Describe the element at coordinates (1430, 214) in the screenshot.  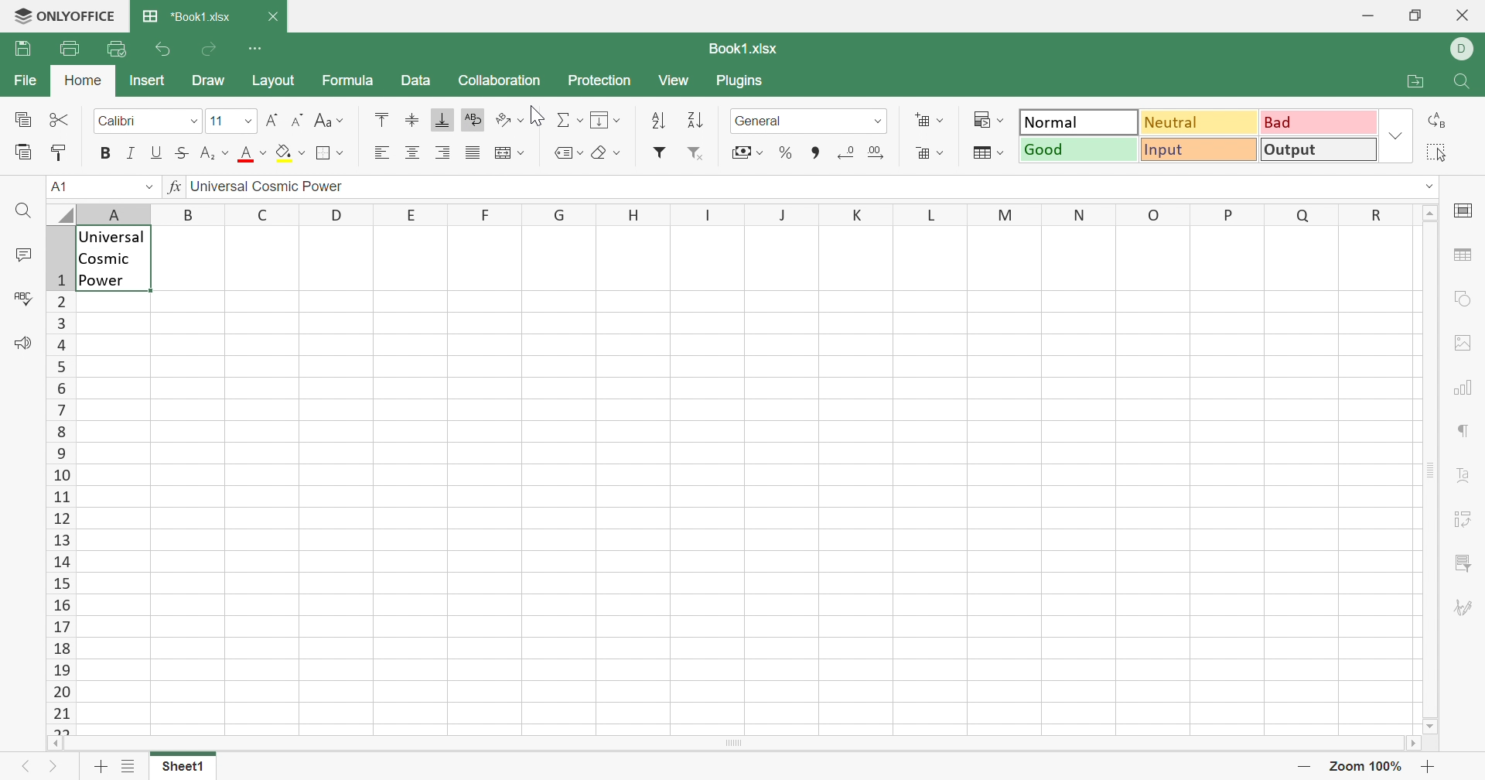
I see `Scroll Up` at that location.